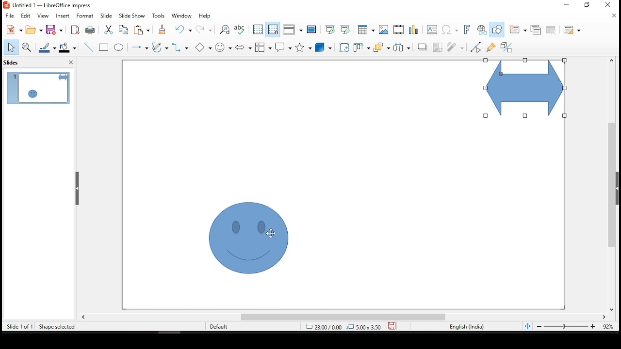  I want to click on default, so click(227, 327).